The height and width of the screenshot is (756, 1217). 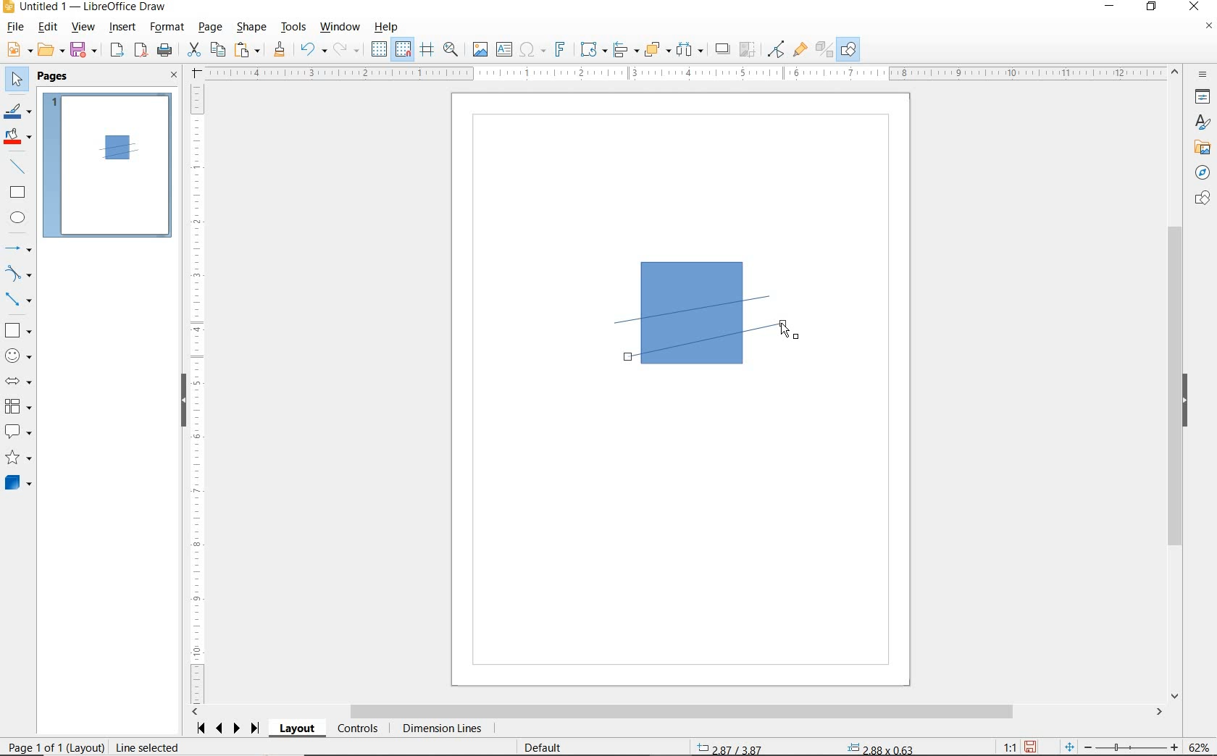 I want to click on STARS AND BANNERS, so click(x=18, y=458).